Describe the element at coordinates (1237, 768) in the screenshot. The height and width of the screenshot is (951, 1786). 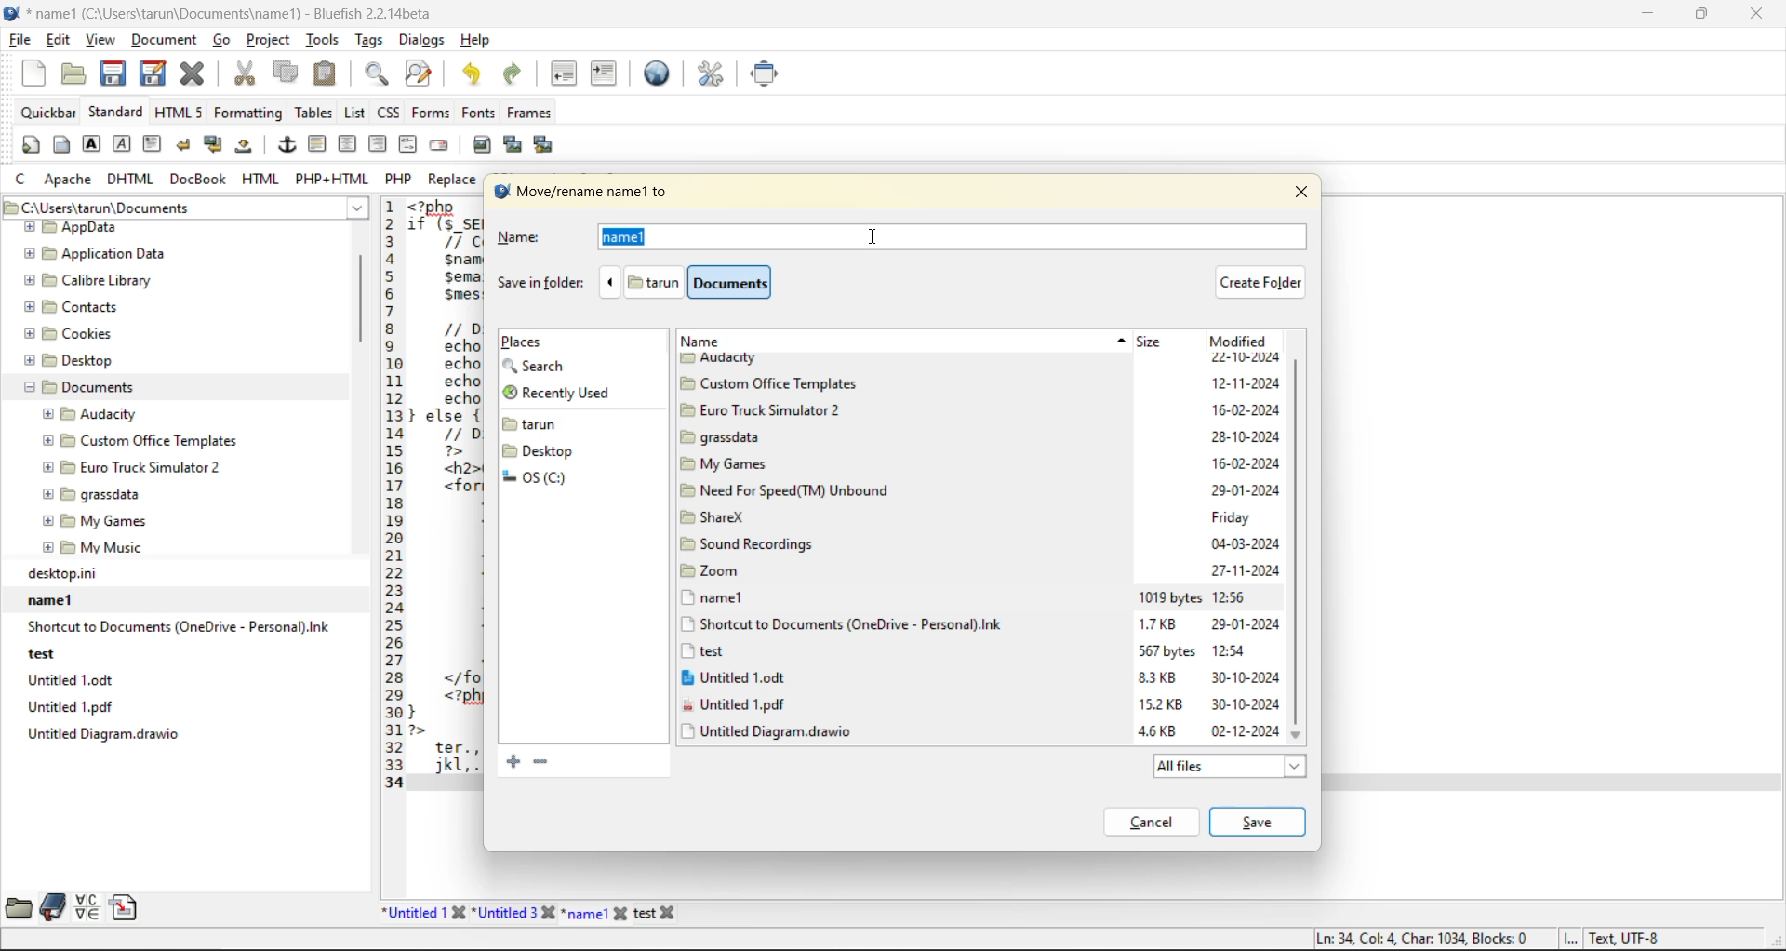
I see `all files` at that location.